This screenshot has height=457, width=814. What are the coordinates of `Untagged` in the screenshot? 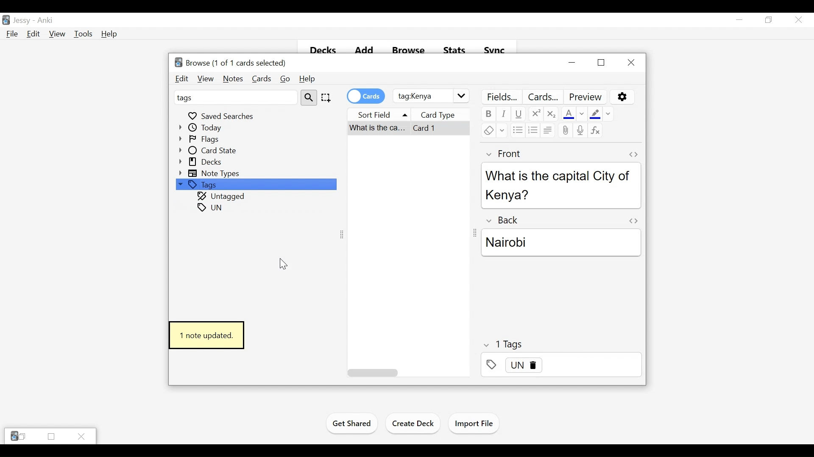 It's located at (222, 197).